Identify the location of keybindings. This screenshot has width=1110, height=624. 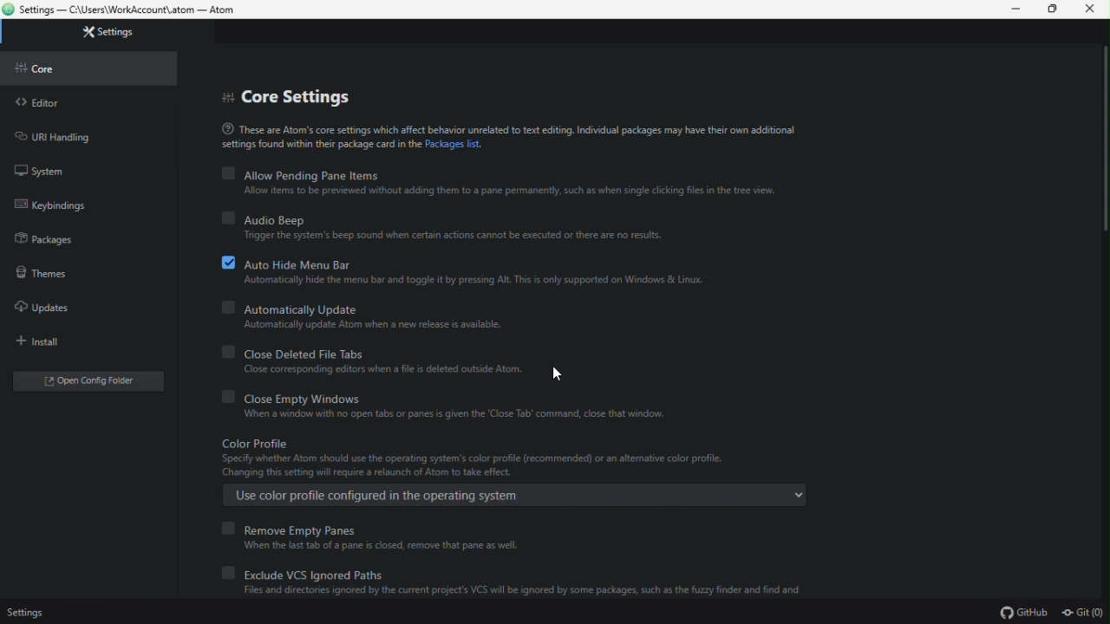
(82, 207).